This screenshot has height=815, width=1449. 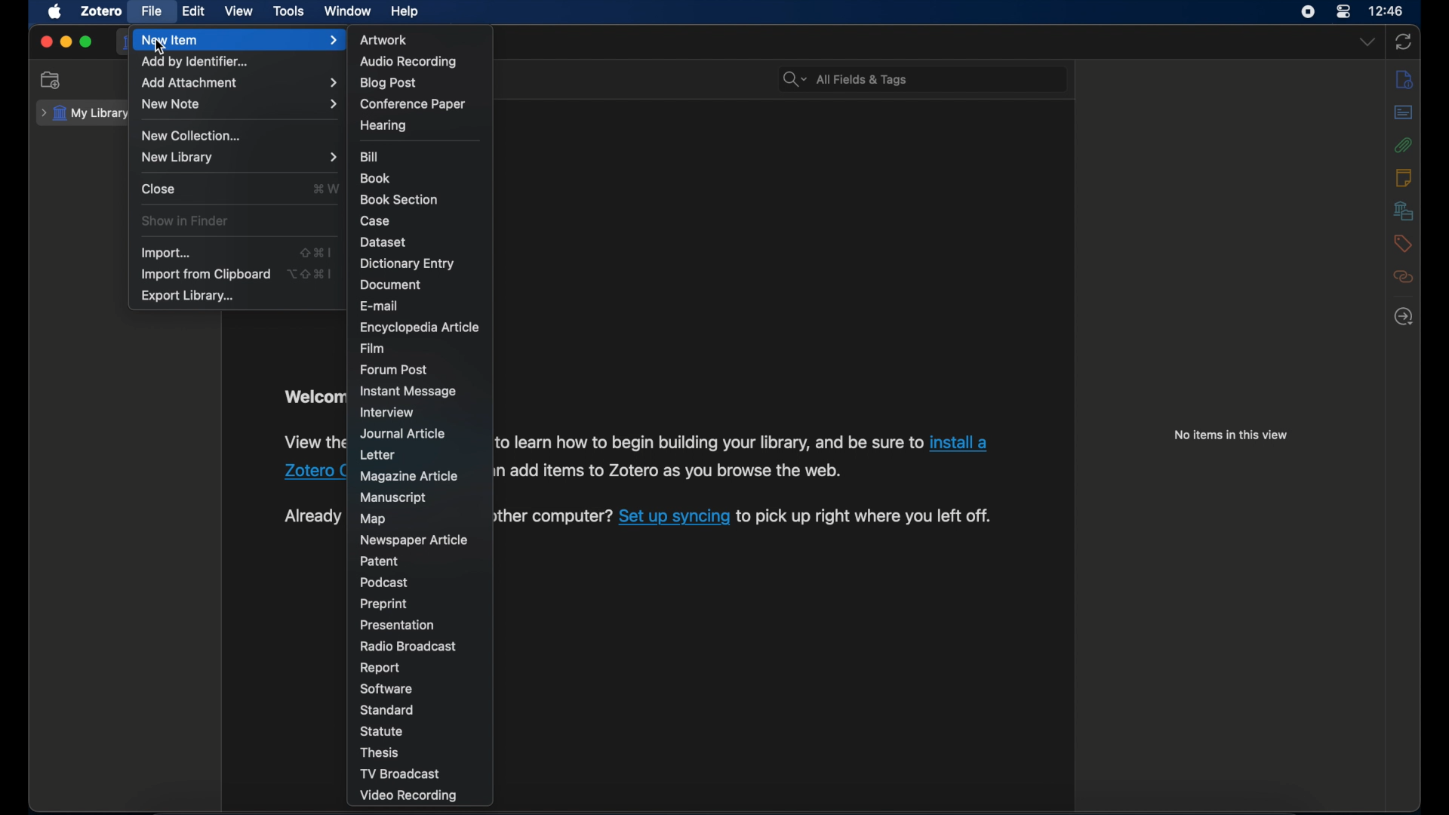 I want to click on newspaper article, so click(x=412, y=541).